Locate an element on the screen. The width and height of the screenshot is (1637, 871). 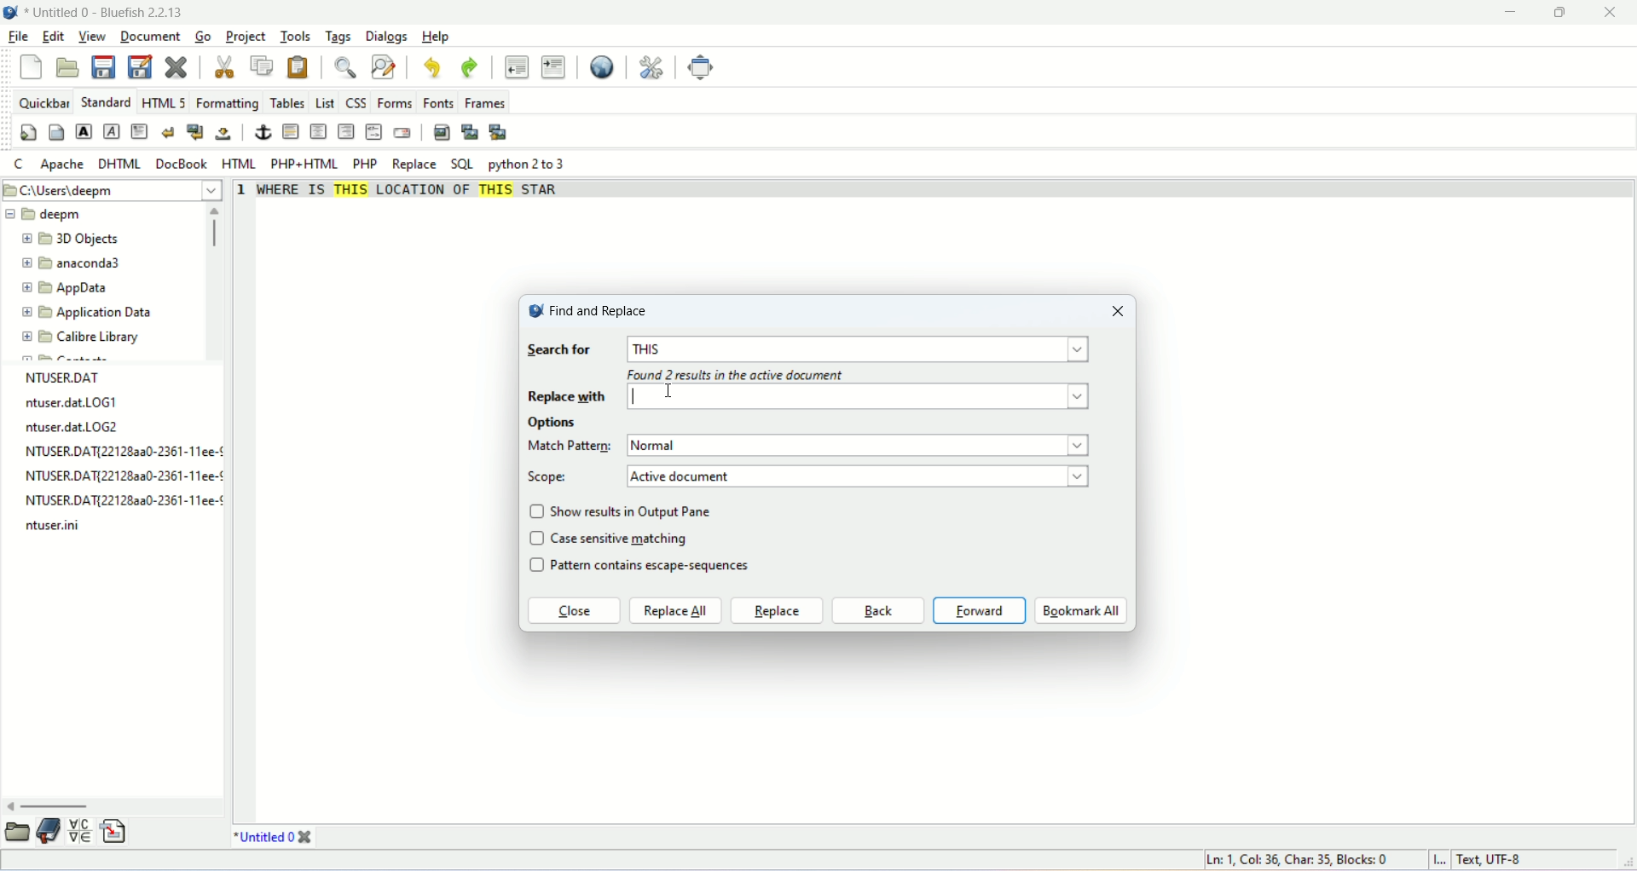
case sensitive matching is located at coordinates (622, 538).